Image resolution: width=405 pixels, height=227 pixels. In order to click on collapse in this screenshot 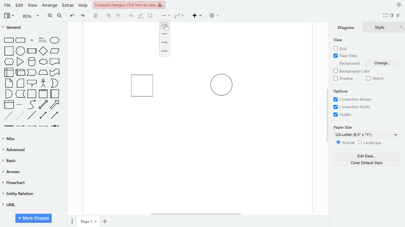, I will do `click(399, 16)`.